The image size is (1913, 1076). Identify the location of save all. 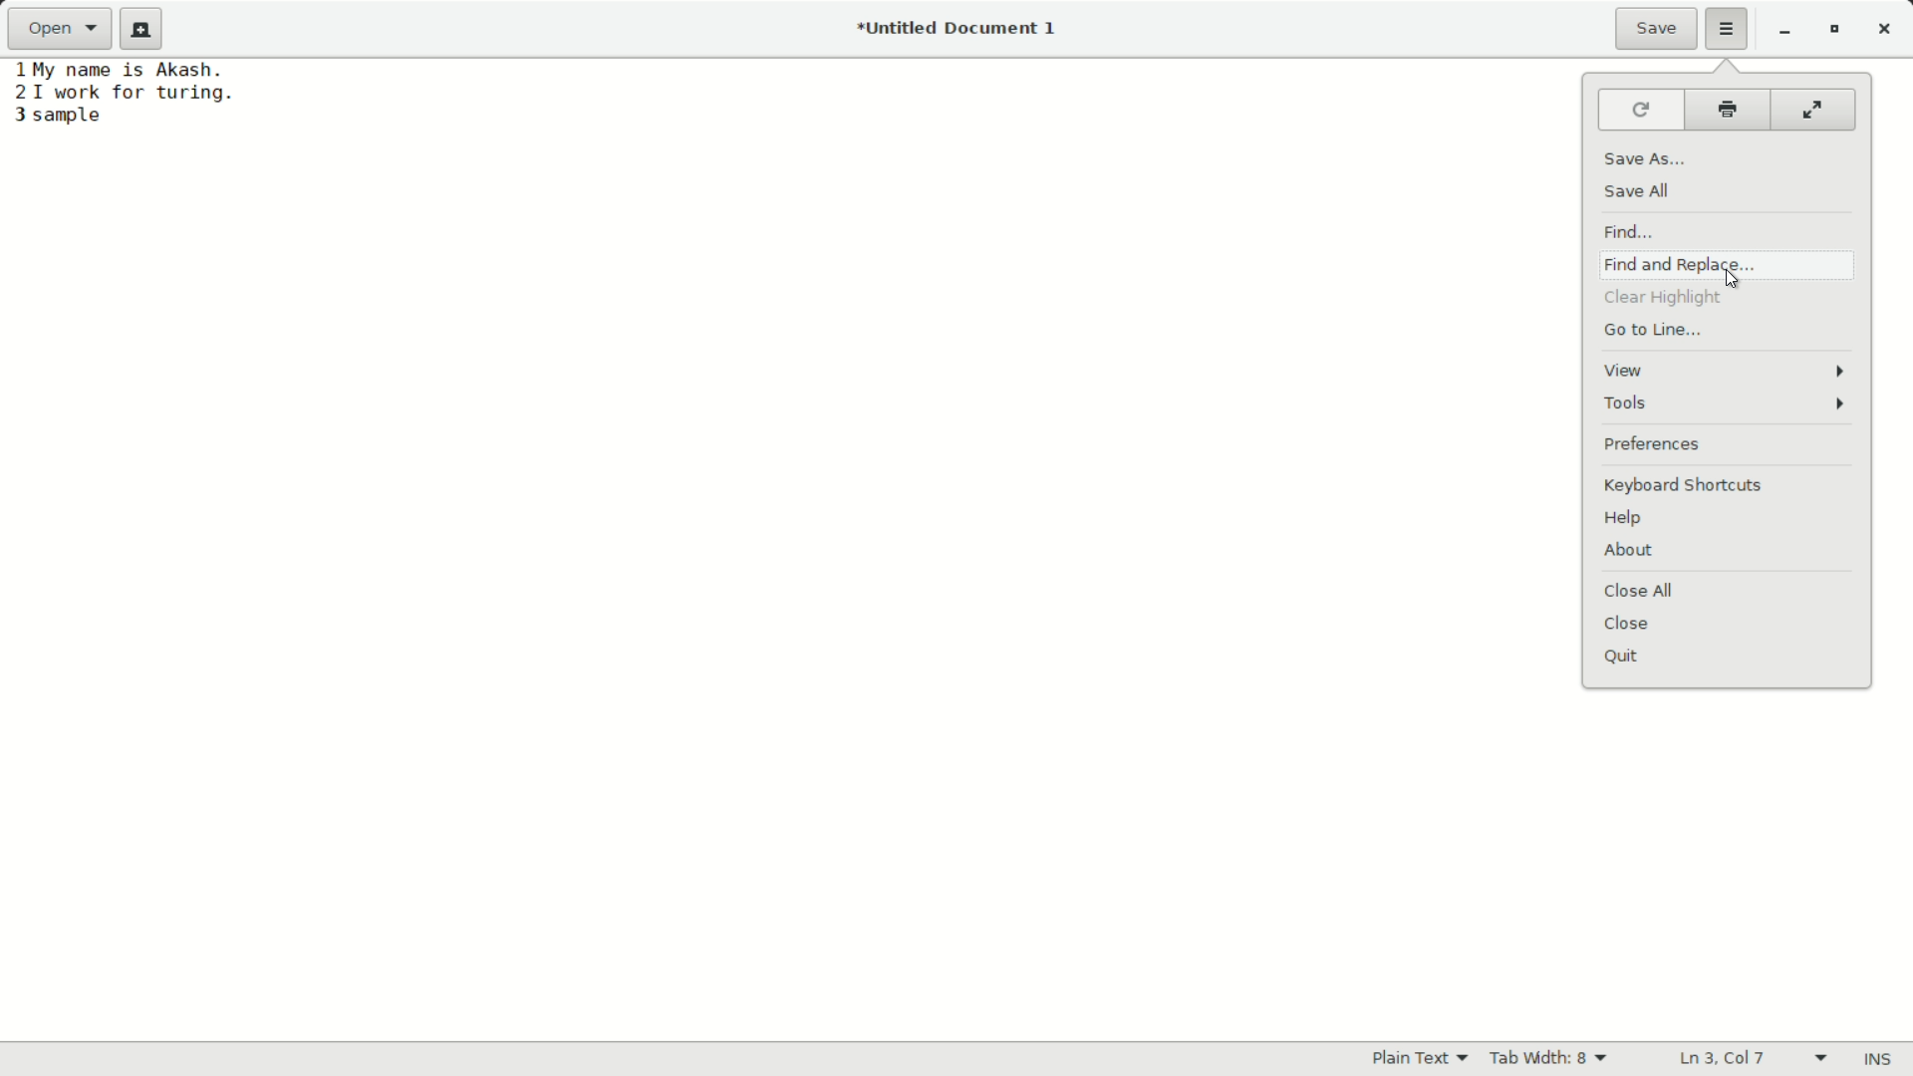
(1639, 192).